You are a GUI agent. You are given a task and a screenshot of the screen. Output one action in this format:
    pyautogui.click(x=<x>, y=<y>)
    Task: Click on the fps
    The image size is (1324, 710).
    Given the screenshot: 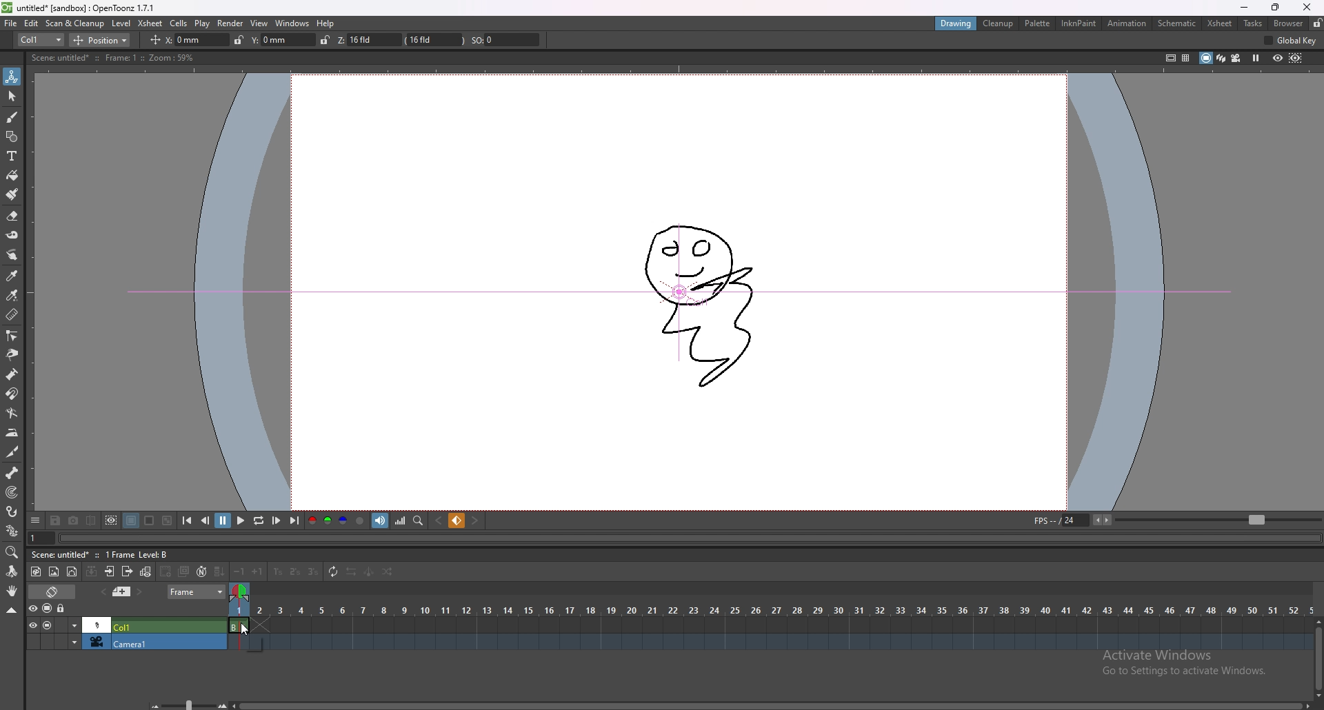 What is the action you would take?
    pyautogui.click(x=1174, y=520)
    